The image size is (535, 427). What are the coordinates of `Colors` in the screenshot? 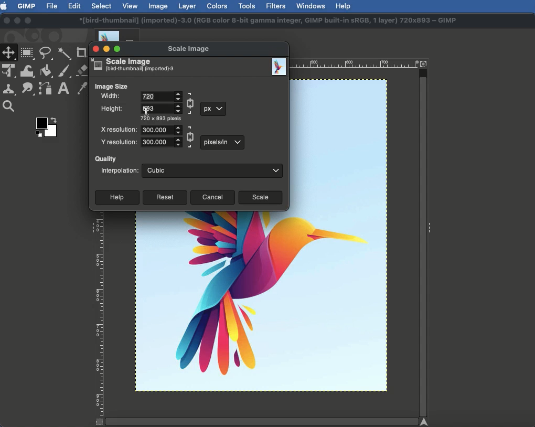 It's located at (217, 6).